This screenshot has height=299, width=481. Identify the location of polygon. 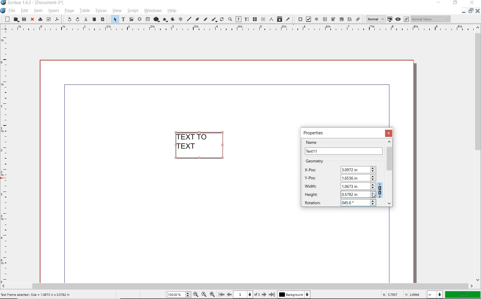
(165, 20).